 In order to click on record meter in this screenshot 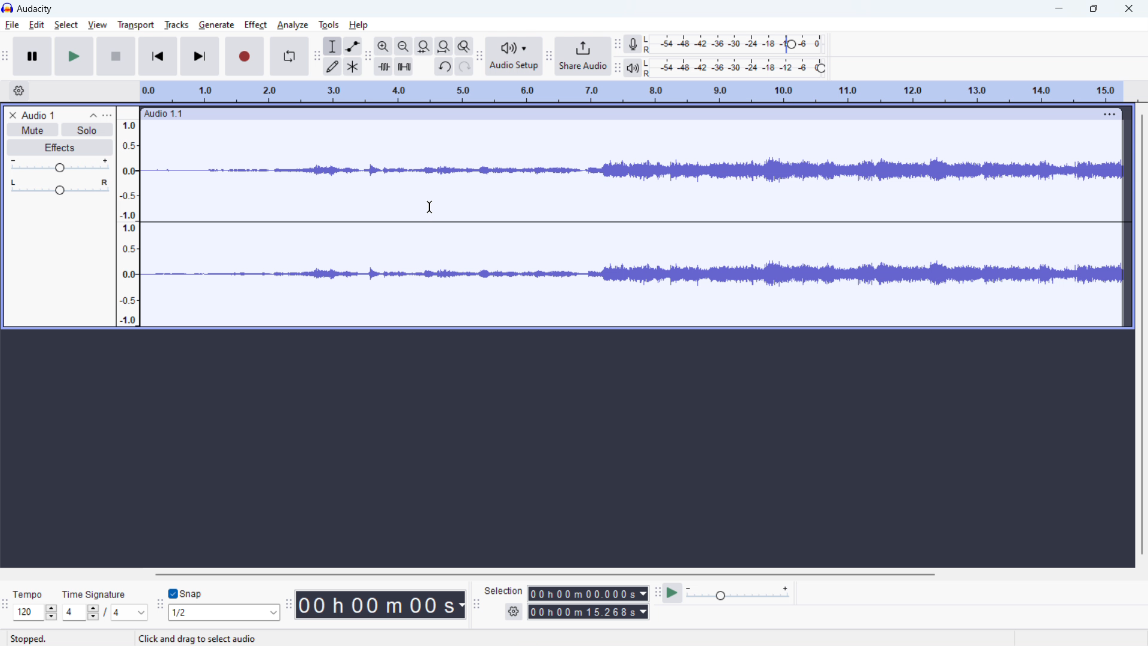, I will do `click(737, 44)`.